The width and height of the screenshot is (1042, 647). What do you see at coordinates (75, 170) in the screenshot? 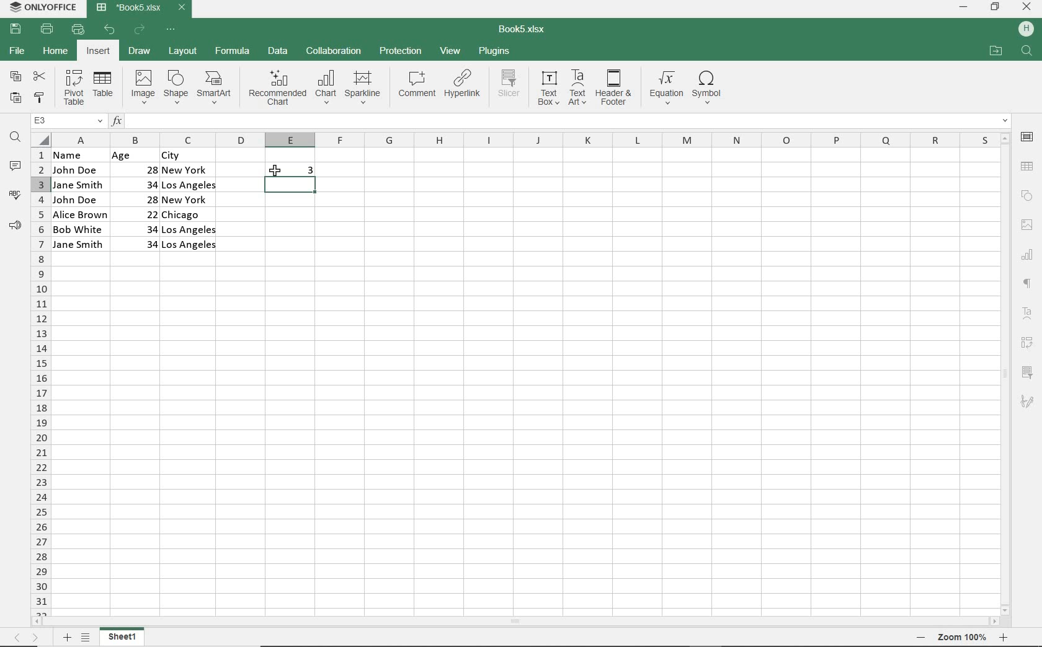
I see `John Doe` at bounding box center [75, 170].